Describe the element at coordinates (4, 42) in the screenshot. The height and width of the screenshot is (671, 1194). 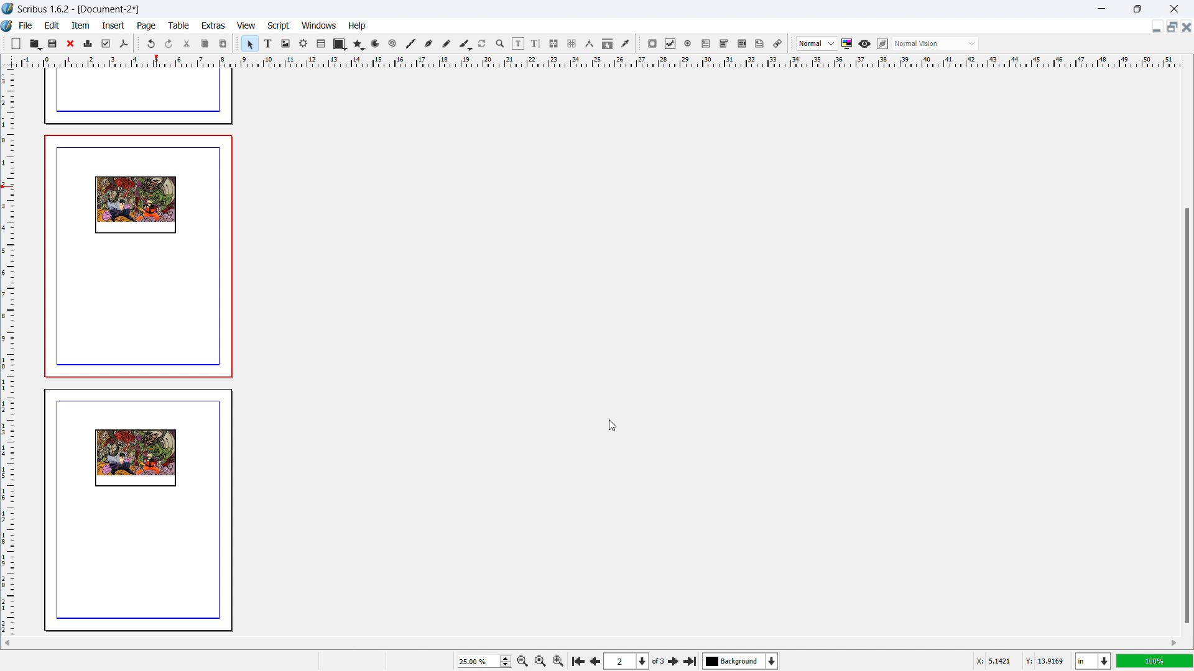
I see `move toolbox` at that location.